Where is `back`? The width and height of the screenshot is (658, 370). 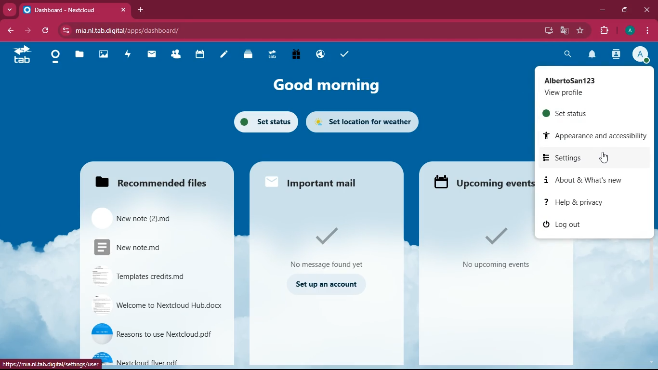 back is located at coordinates (11, 30).